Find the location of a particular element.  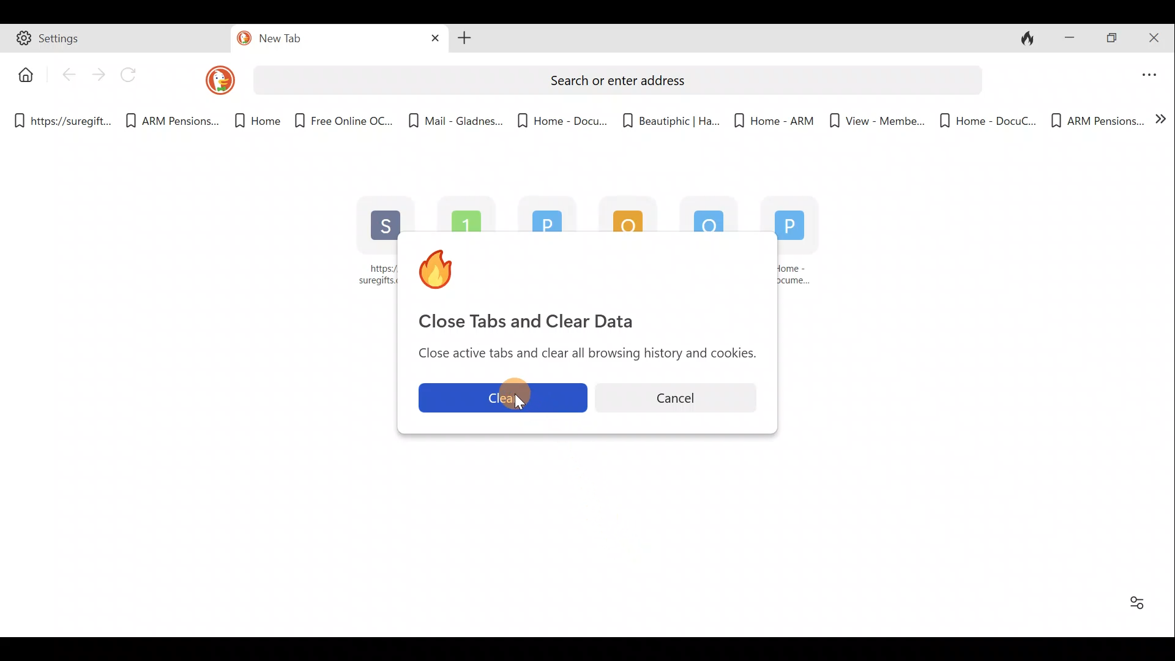

Forward is located at coordinates (99, 74).